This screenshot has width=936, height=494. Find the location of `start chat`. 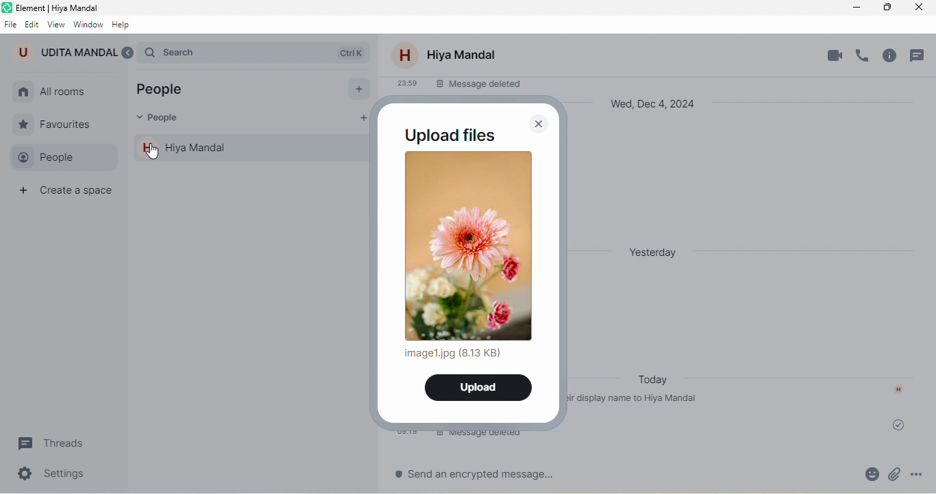

start chat is located at coordinates (358, 89).